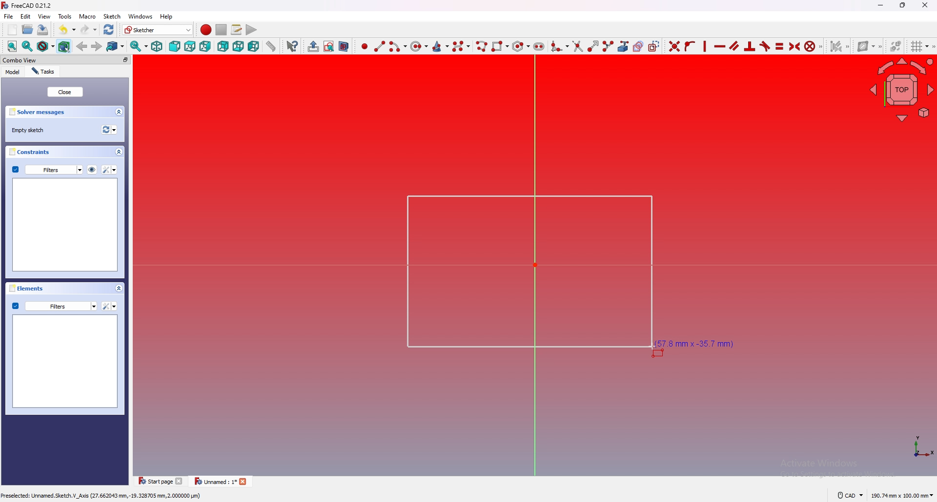  What do you see at coordinates (19, 59) in the screenshot?
I see `combo view` at bounding box center [19, 59].